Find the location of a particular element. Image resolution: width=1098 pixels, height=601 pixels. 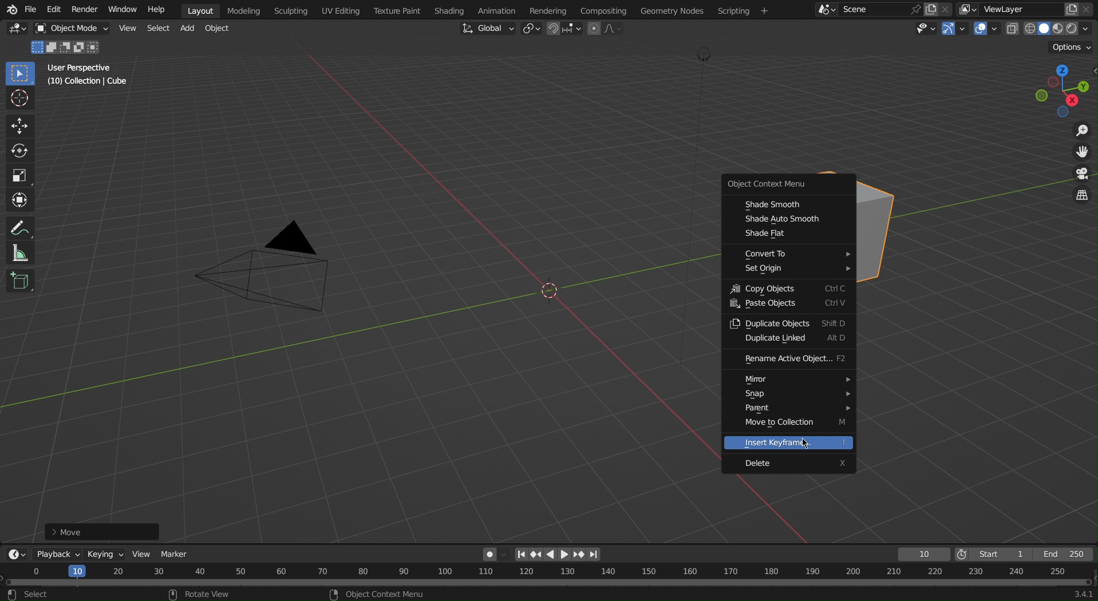

Collection | Cube is located at coordinates (89, 83).